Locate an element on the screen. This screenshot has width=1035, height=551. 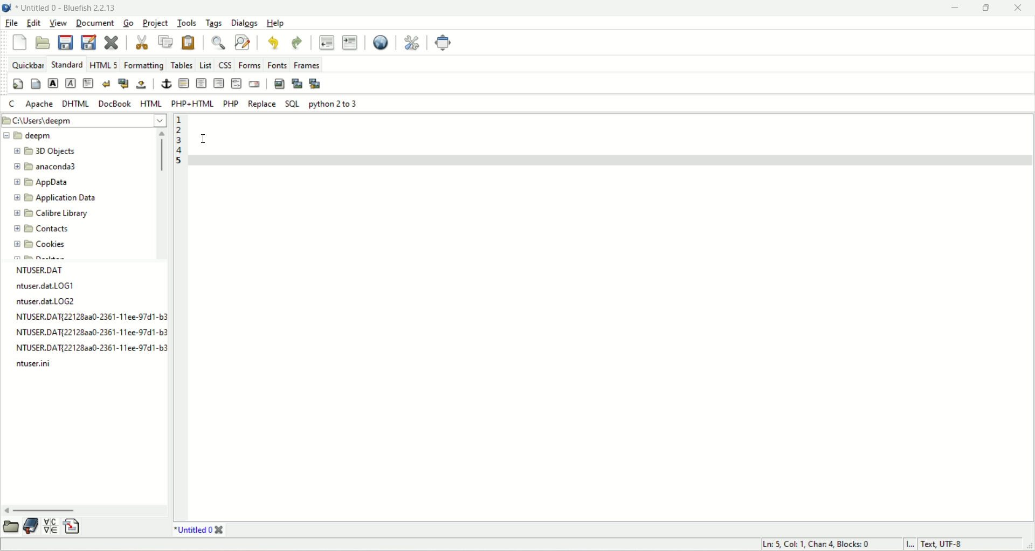
break and clean is located at coordinates (123, 85).